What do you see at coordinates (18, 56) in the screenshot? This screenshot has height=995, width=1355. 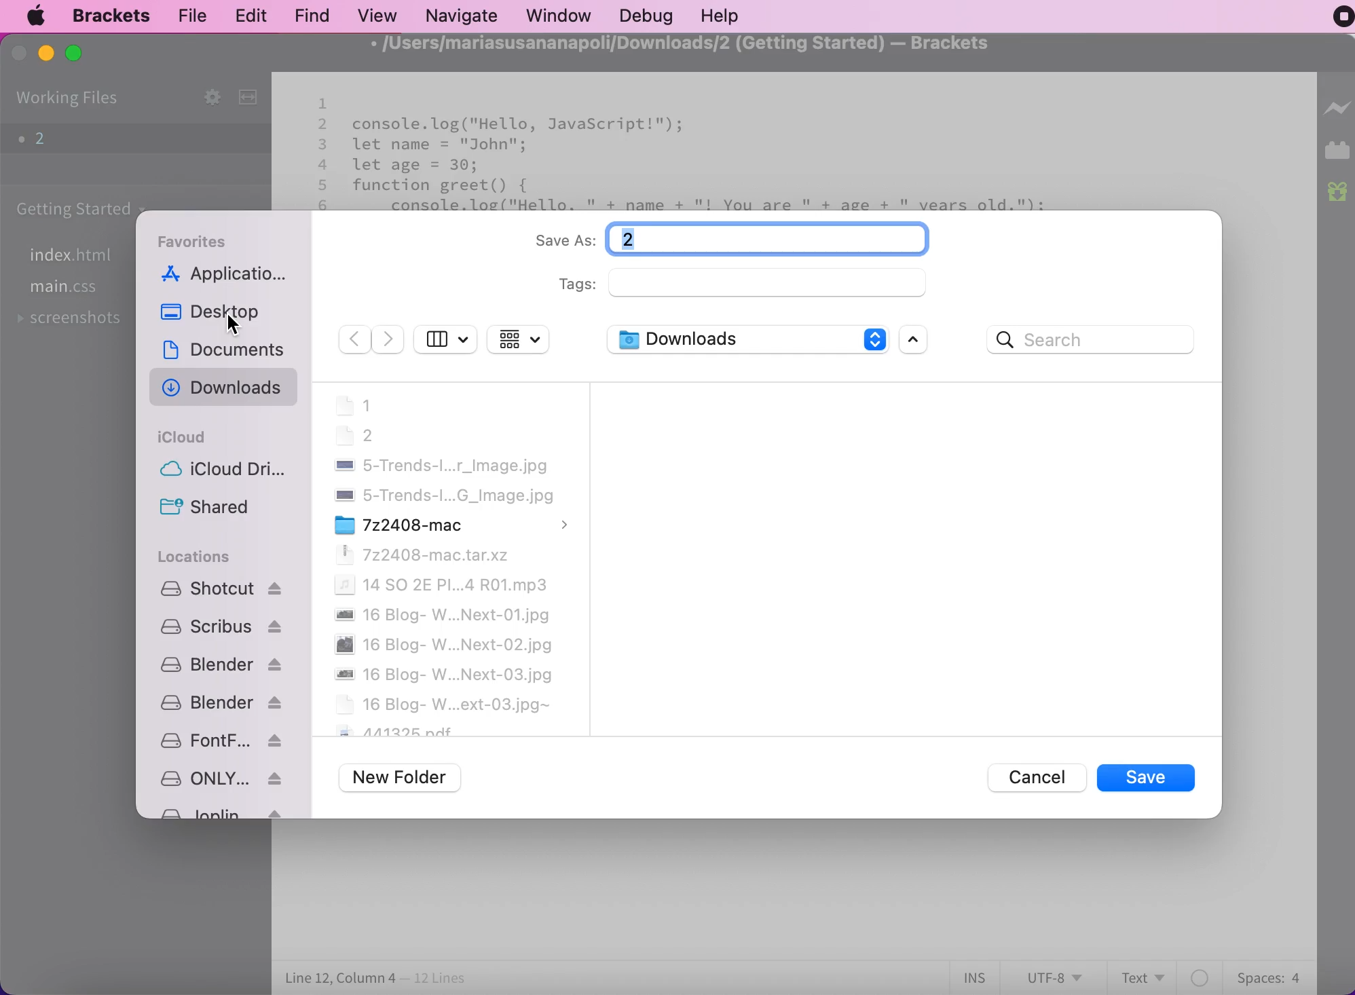 I see `close` at bounding box center [18, 56].